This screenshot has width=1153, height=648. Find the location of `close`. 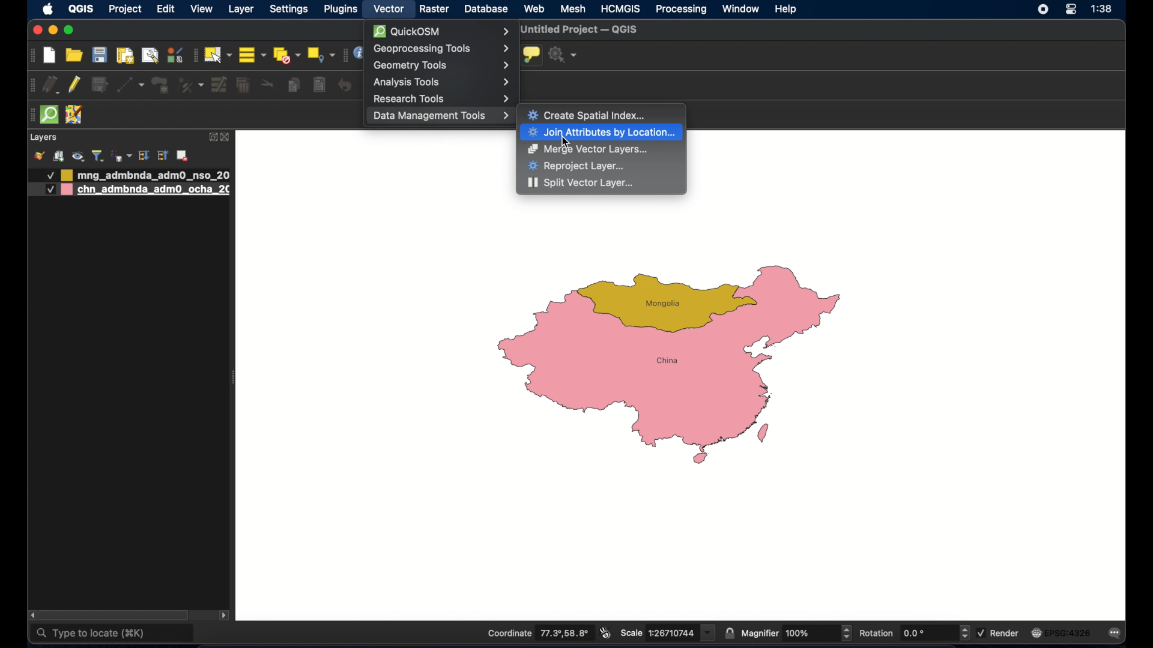

close is located at coordinates (228, 138).